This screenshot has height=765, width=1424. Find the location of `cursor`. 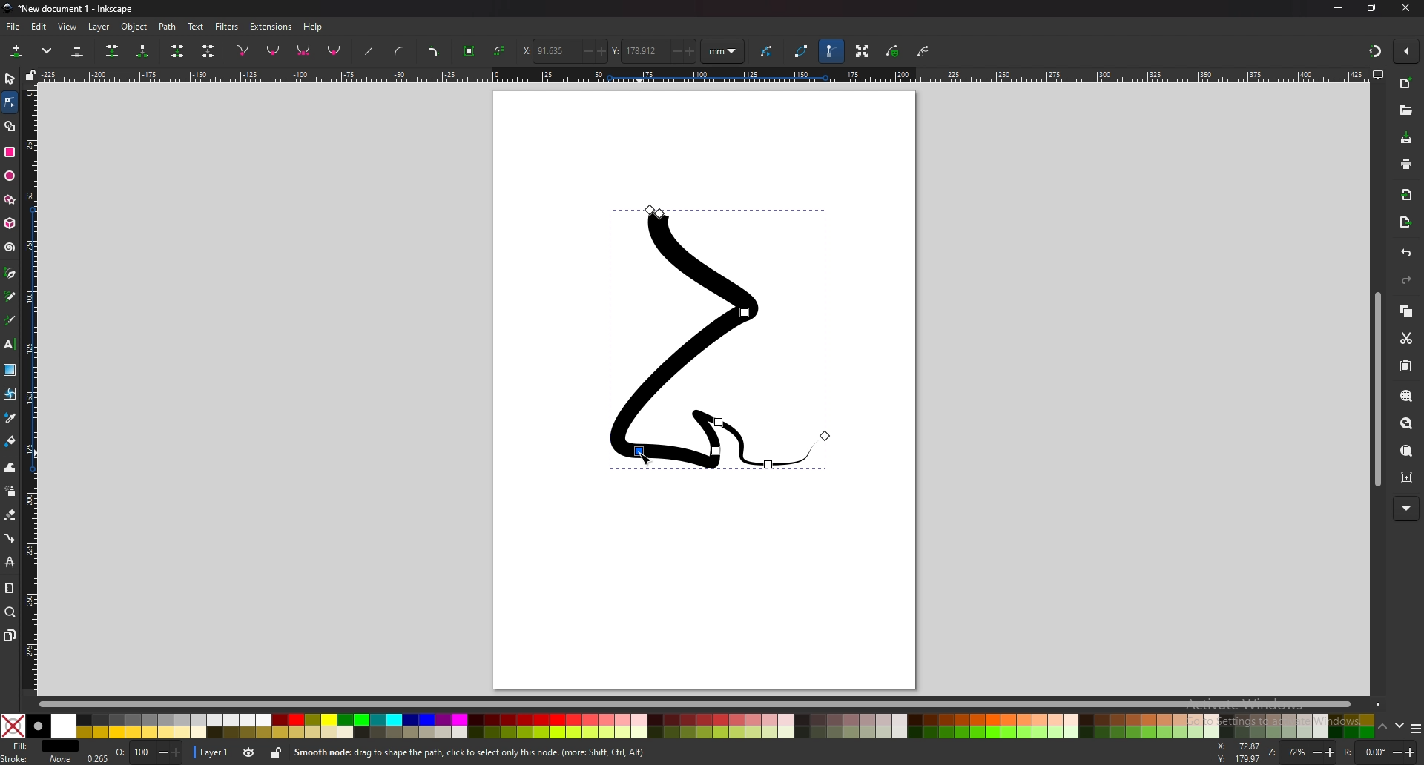

cursor is located at coordinates (645, 457).